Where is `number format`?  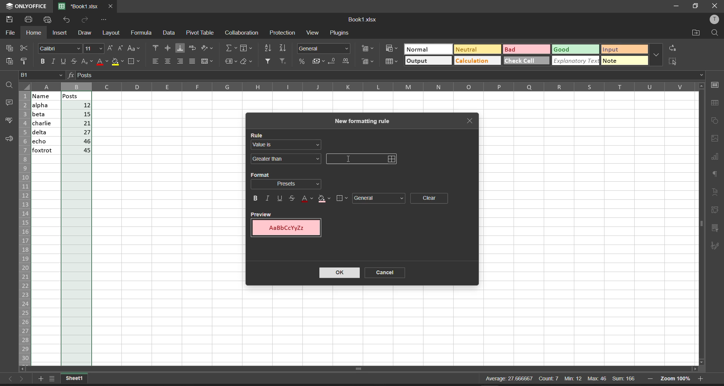 number format is located at coordinates (324, 48).